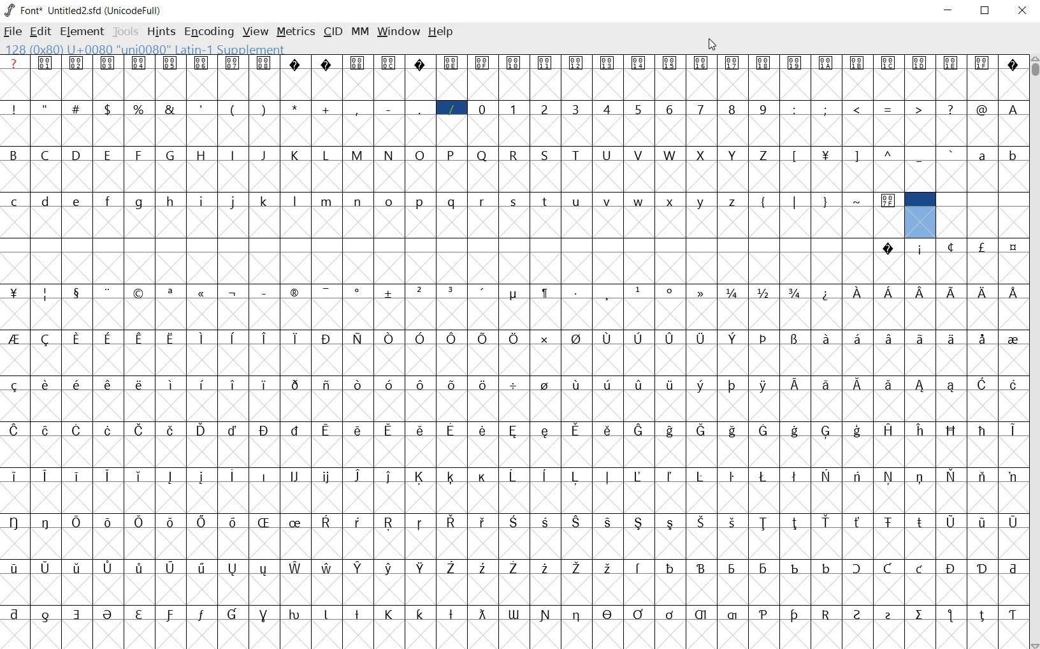 This screenshot has height=649, width=1040. What do you see at coordinates (827, 567) in the screenshot?
I see `Symbol` at bounding box center [827, 567].